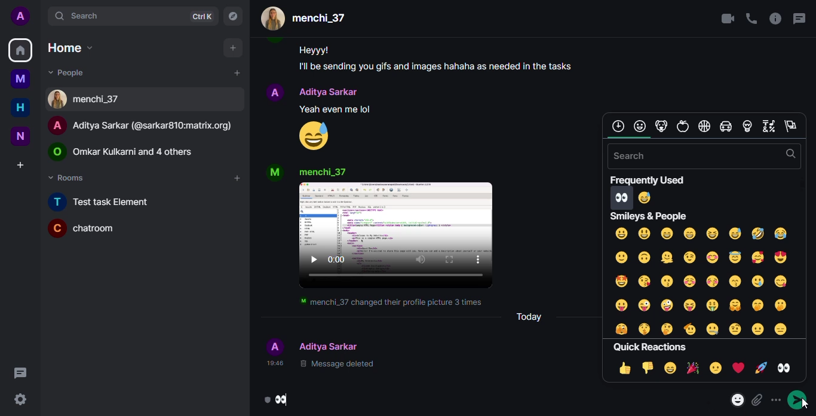 This screenshot has width=816, height=416. Describe the element at coordinates (617, 126) in the screenshot. I see `frequently used` at that location.